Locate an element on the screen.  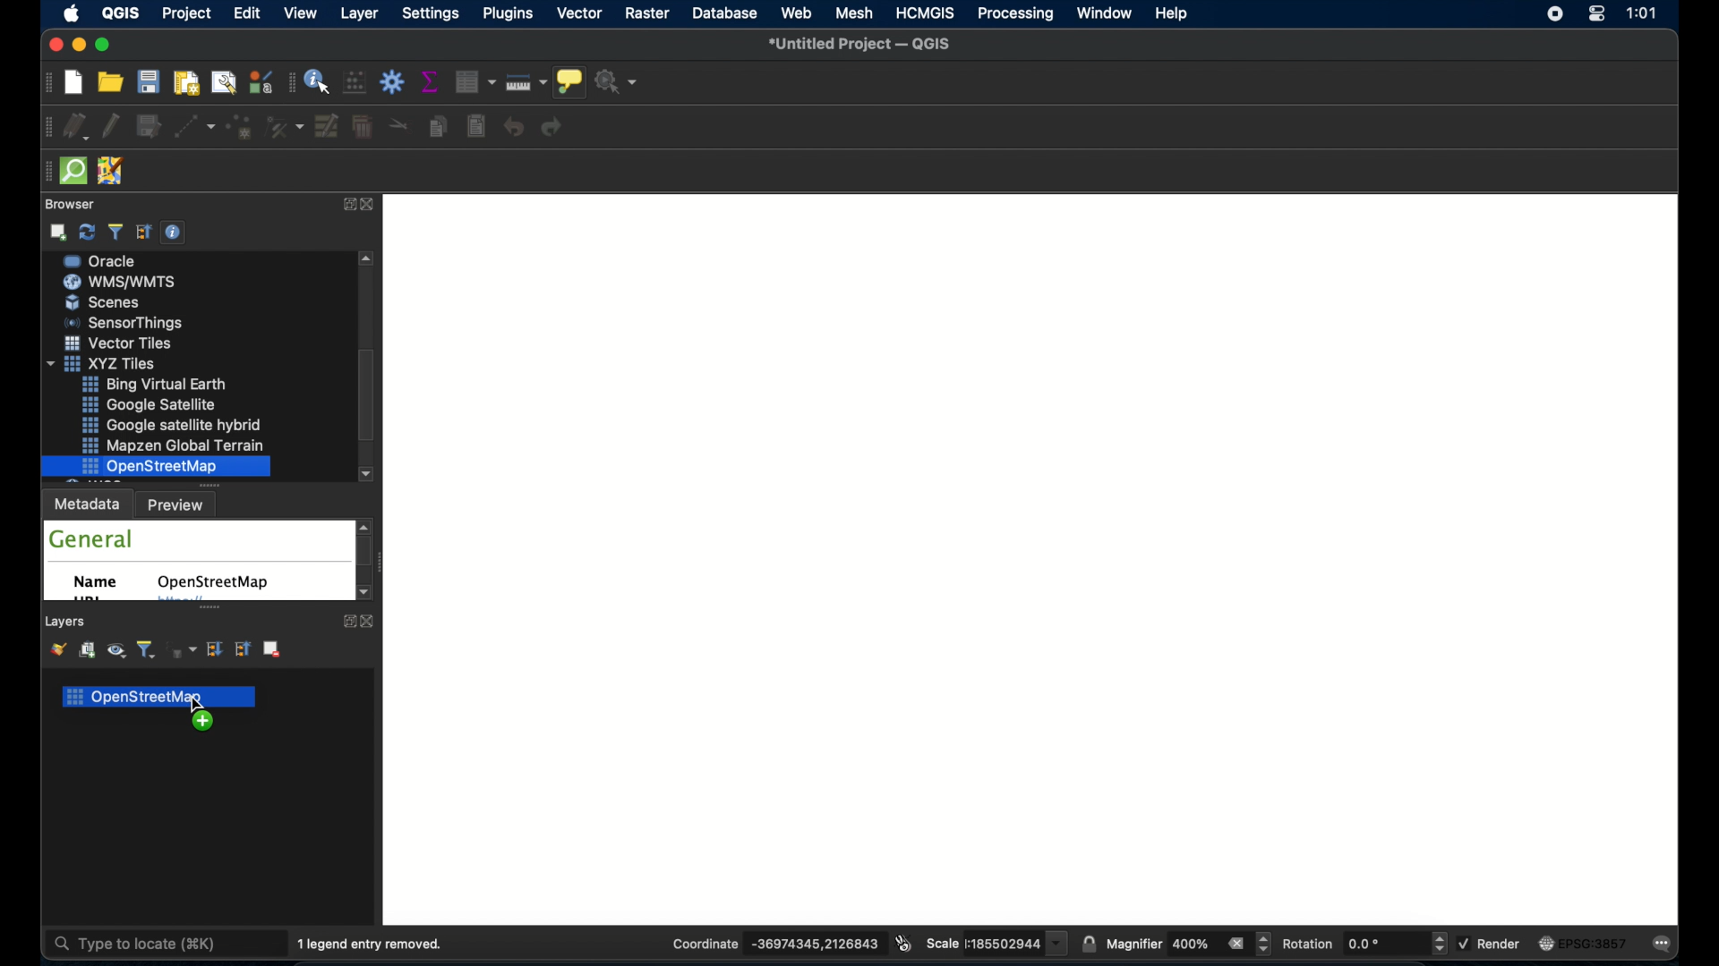
collapse all is located at coordinates (242, 649).